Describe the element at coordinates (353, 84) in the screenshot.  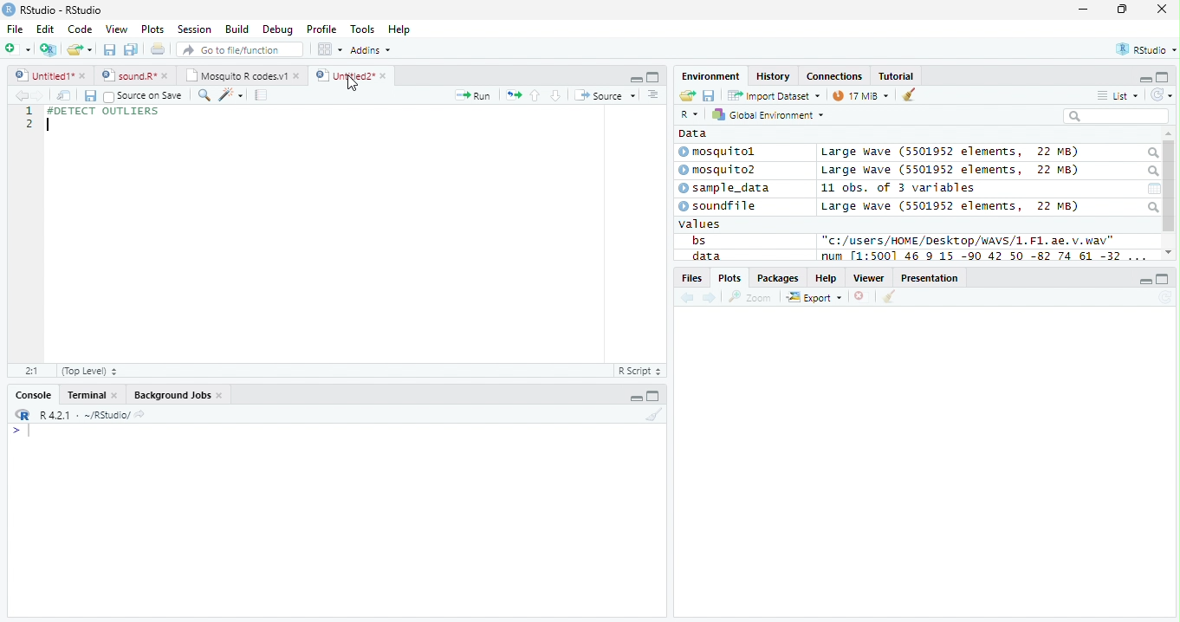
I see `cursor` at that location.